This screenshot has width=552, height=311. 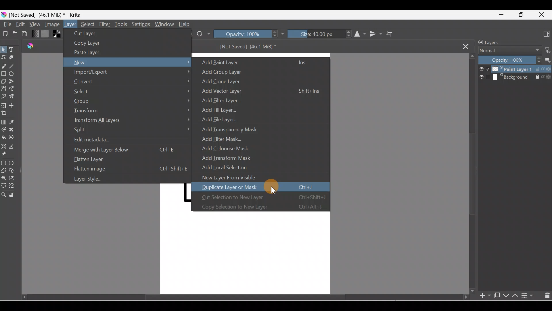 What do you see at coordinates (16, 122) in the screenshot?
I see `Sample a colour from the image/current layer` at bounding box center [16, 122].